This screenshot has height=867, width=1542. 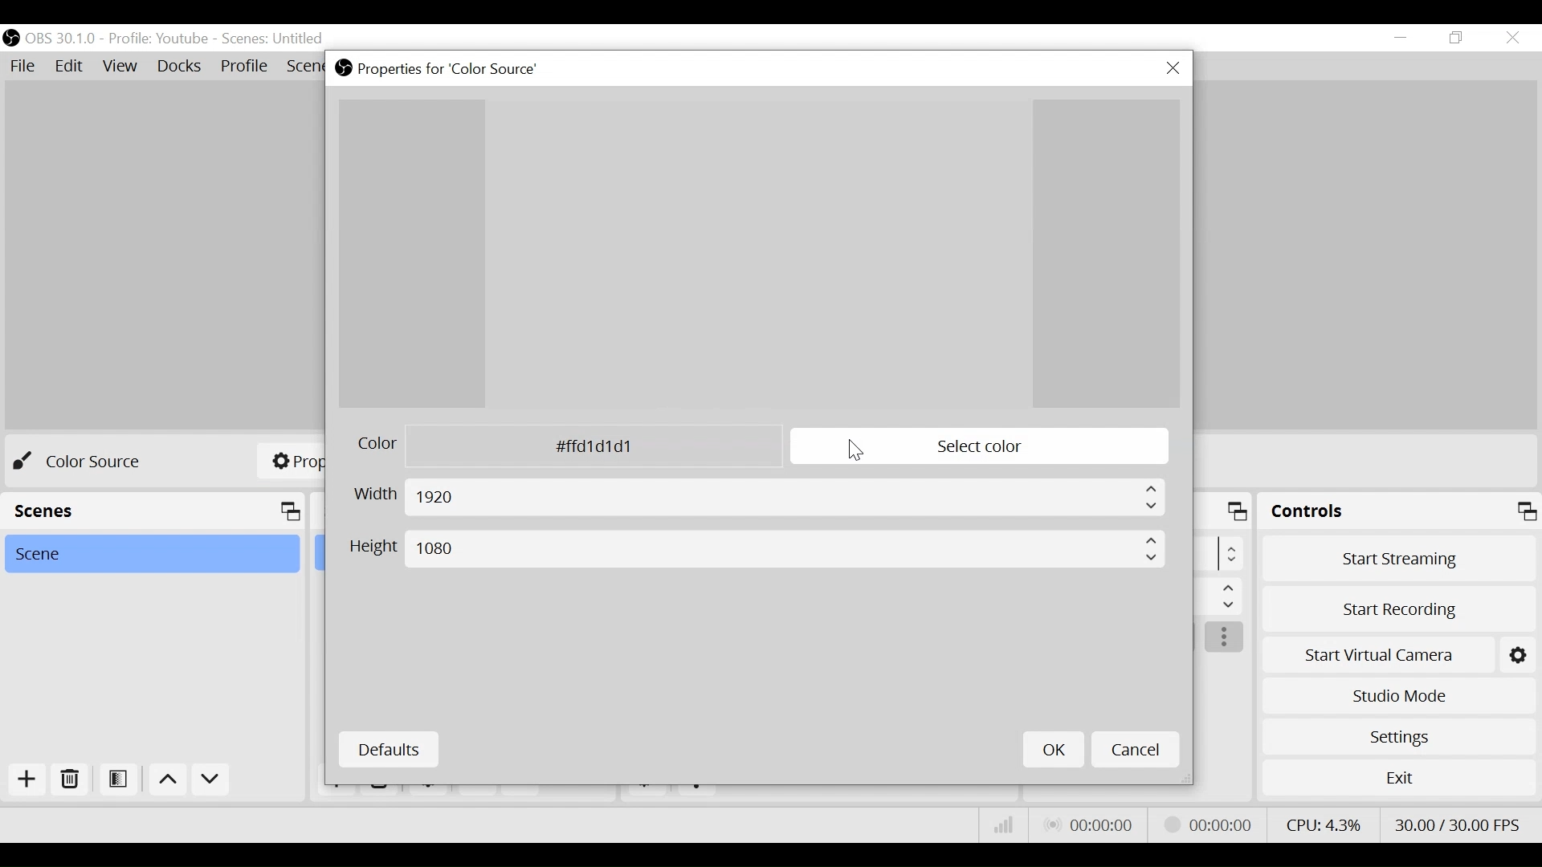 What do you see at coordinates (1458, 822) in the screenshot?
I see `Frame Per Second` at bounding box center [1458, 822].